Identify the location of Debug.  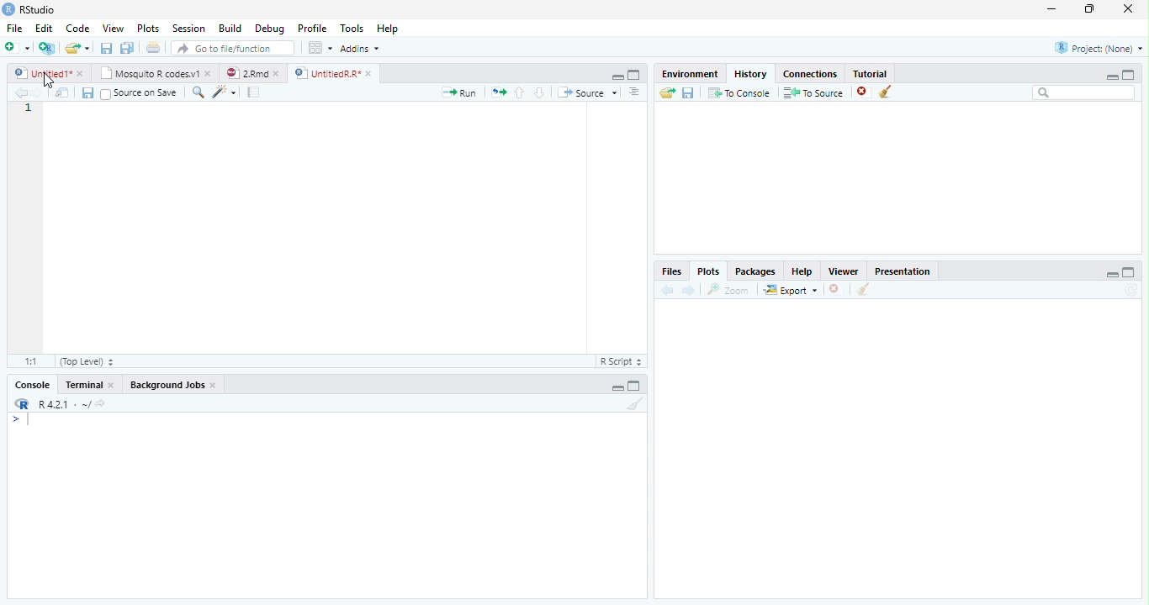
(269, 28).